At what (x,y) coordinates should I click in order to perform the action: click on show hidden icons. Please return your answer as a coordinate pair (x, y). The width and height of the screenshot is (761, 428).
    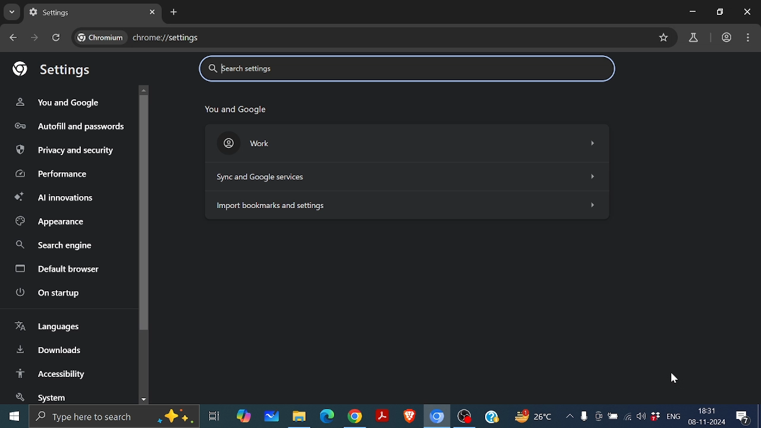
    Looking at the image, I should click on (570, 418).